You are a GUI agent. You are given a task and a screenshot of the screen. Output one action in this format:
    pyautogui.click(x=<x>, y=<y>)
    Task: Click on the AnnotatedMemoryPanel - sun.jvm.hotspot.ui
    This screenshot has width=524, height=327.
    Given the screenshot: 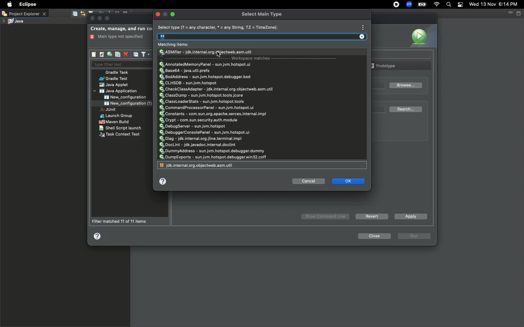 What is the action you would take?
    pyautogui.click(x=205, y=64)
    